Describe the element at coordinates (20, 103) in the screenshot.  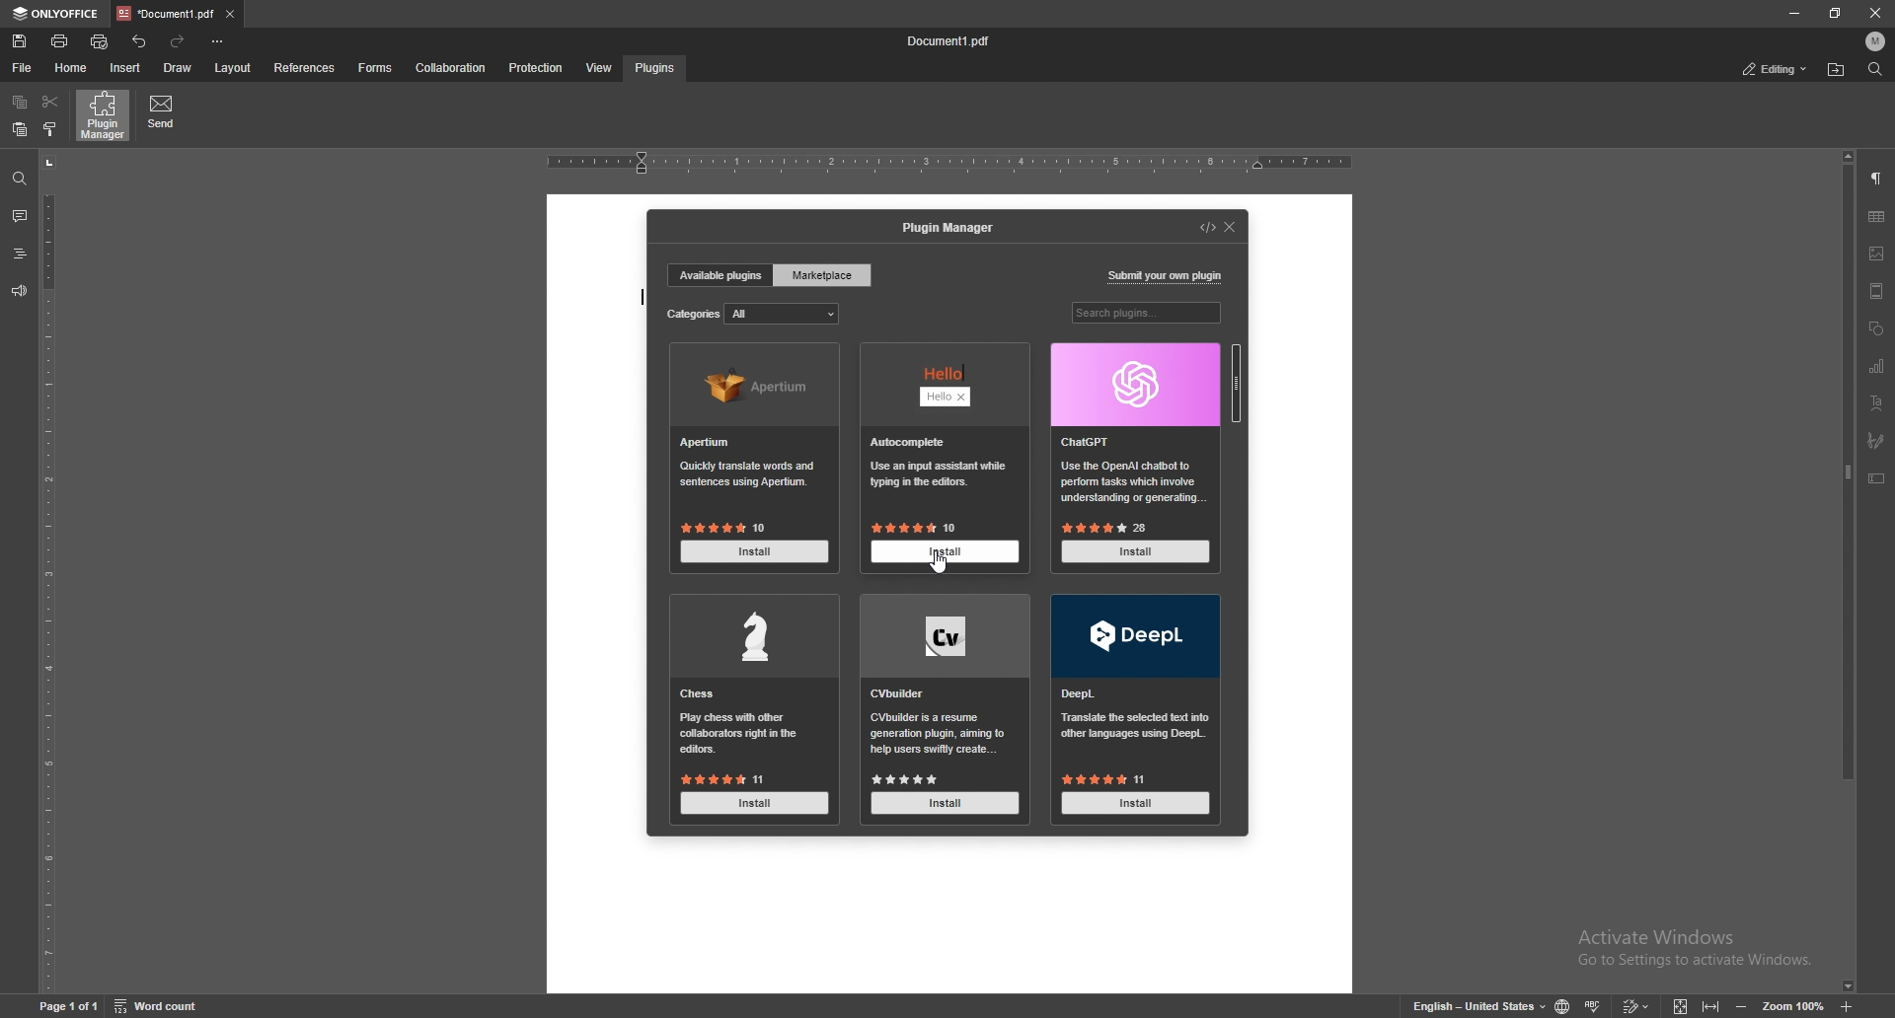
I see `copy` at that location.